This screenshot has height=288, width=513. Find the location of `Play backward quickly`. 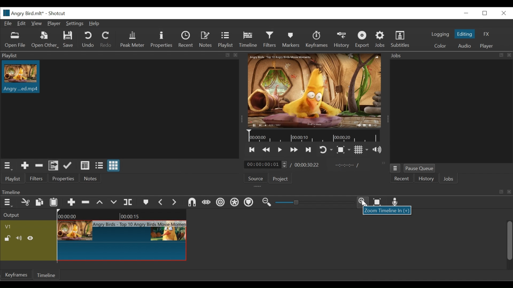

Play backward quickly is located at coordinates (294, 150).